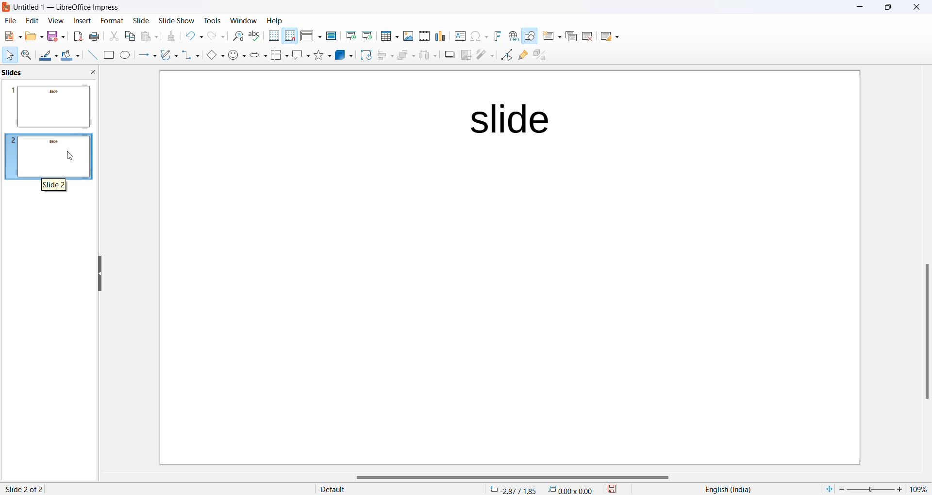 This screenshot has width=932, height=495. What do you see at coordinates (512, 36) in the screenshot?
I see `Insert hyperlink` at bounding box center [512, 36].